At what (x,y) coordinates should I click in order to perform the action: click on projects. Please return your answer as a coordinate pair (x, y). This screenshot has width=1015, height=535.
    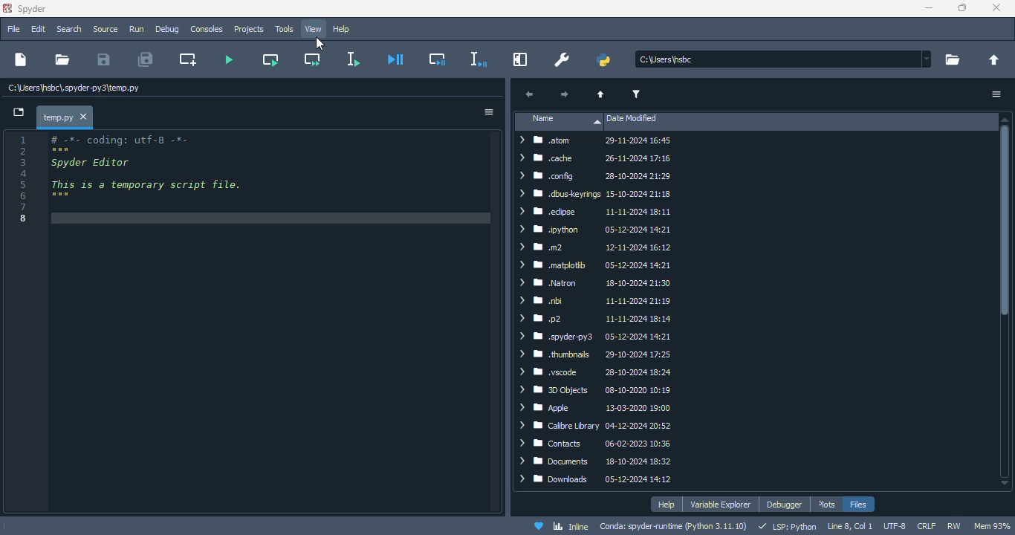
    Looking at the image, I should click on (249, 29).